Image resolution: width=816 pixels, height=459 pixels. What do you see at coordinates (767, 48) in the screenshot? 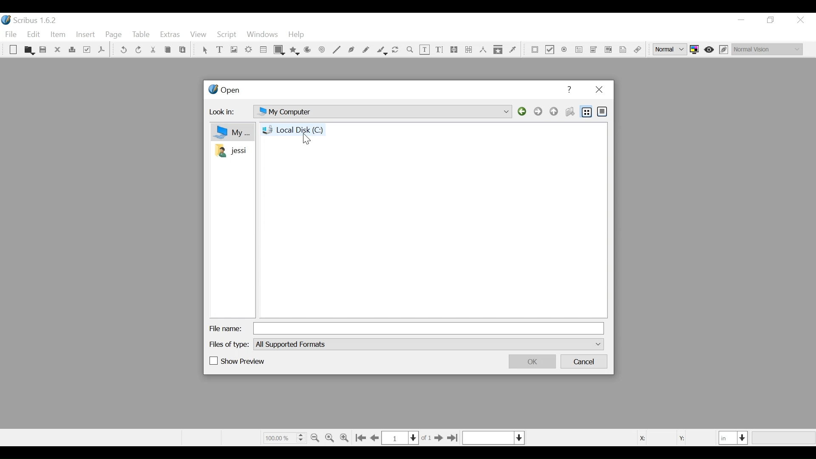
I see `Select the visual appearance of the display` at bounding box center [767, 48].